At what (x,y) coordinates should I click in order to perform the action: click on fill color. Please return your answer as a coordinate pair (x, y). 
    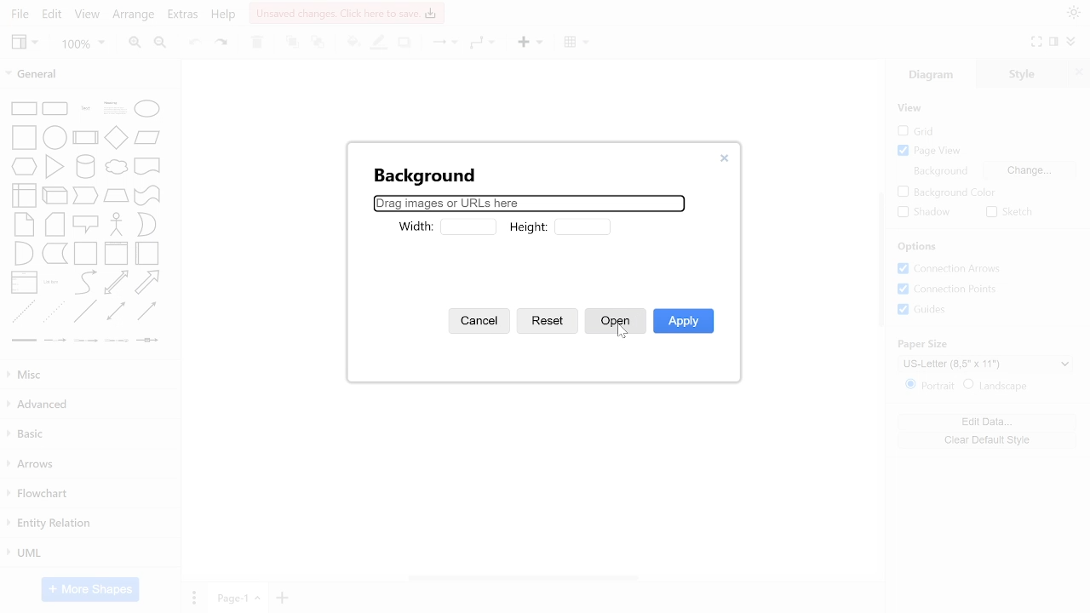
    Looking at the image, I should click on (351, 42).